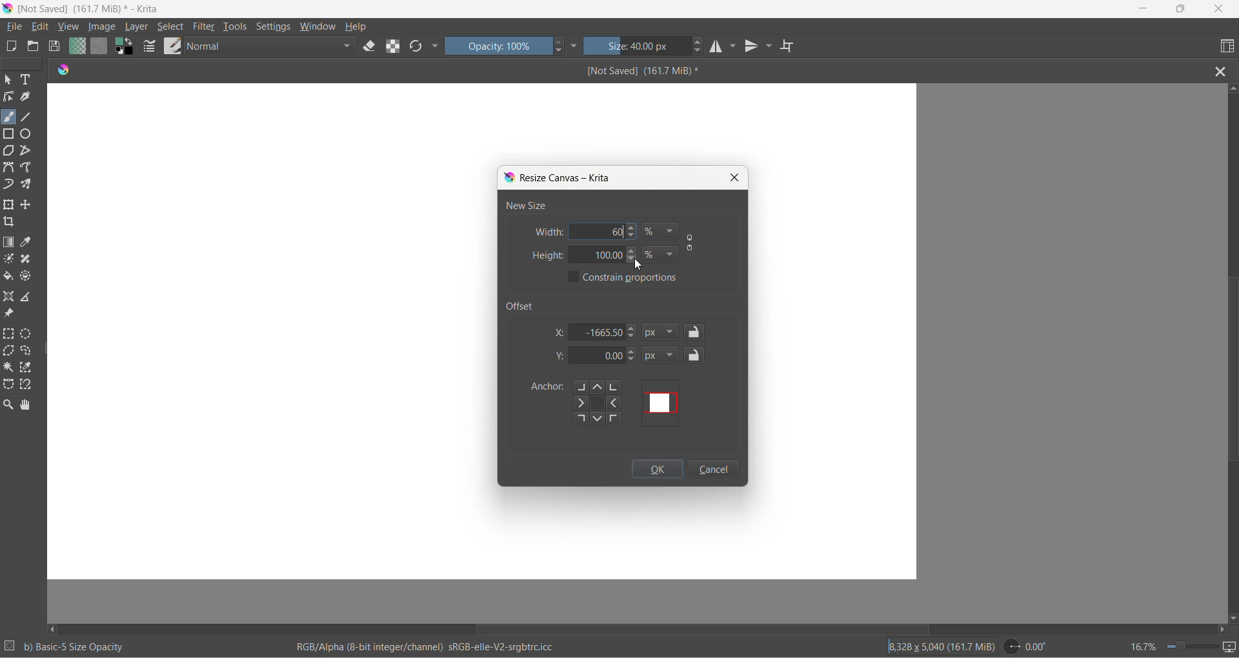  What do you see at coordinates (10, 352) in the screenshot?
I see `polygonal selection tool` at bounding box center [10, 352].